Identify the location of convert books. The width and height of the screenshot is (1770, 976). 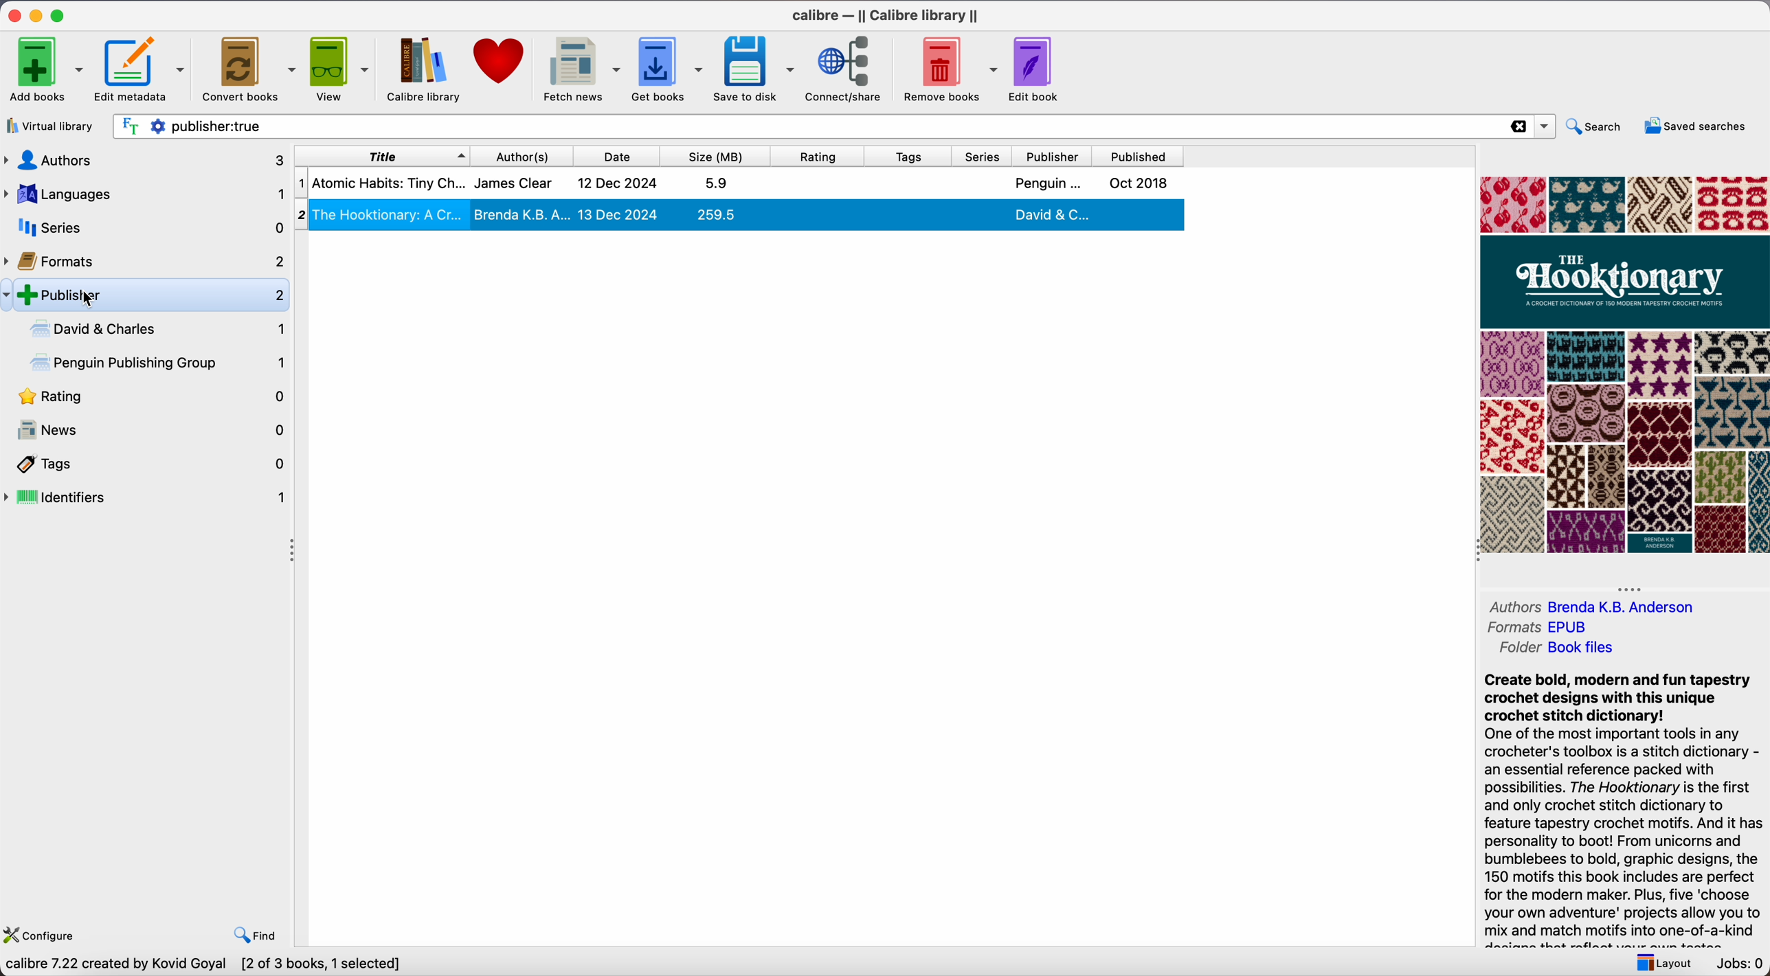
(249, 67).